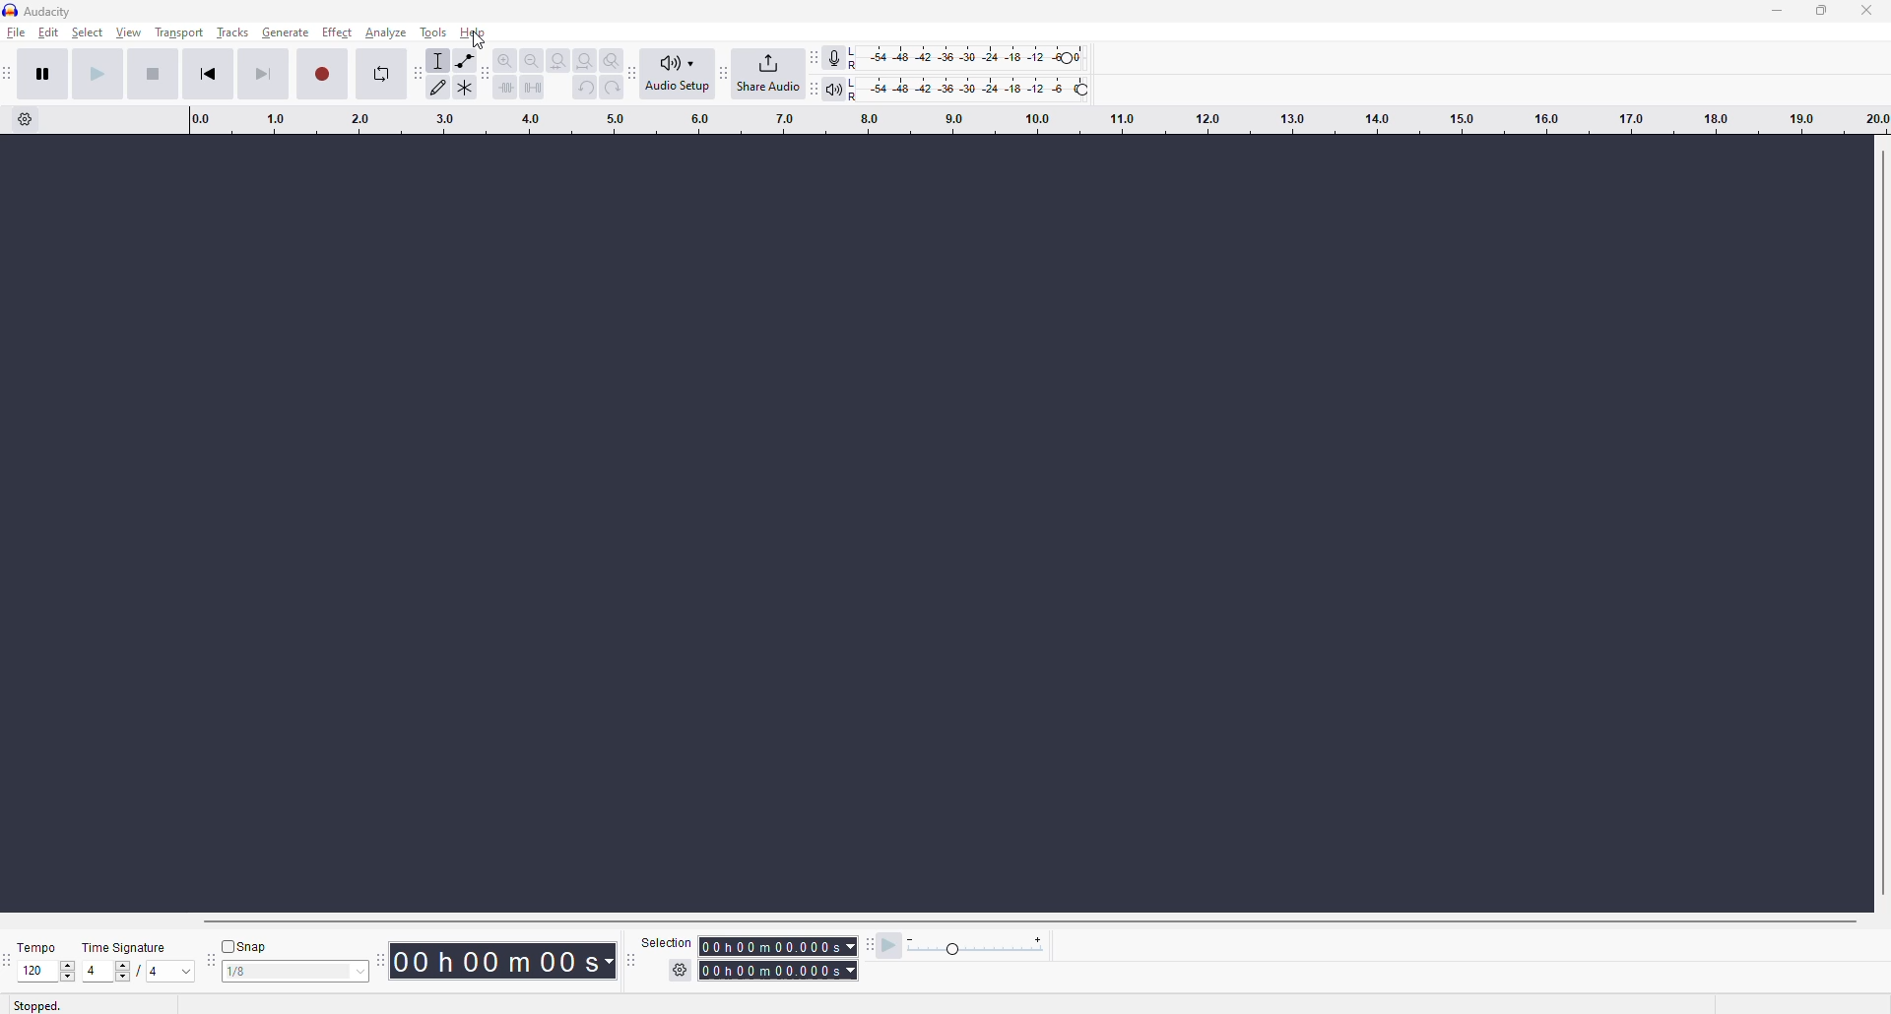 The height and width of the screenshot is (1014, 1891). I want to click on select, so click(89, 35).